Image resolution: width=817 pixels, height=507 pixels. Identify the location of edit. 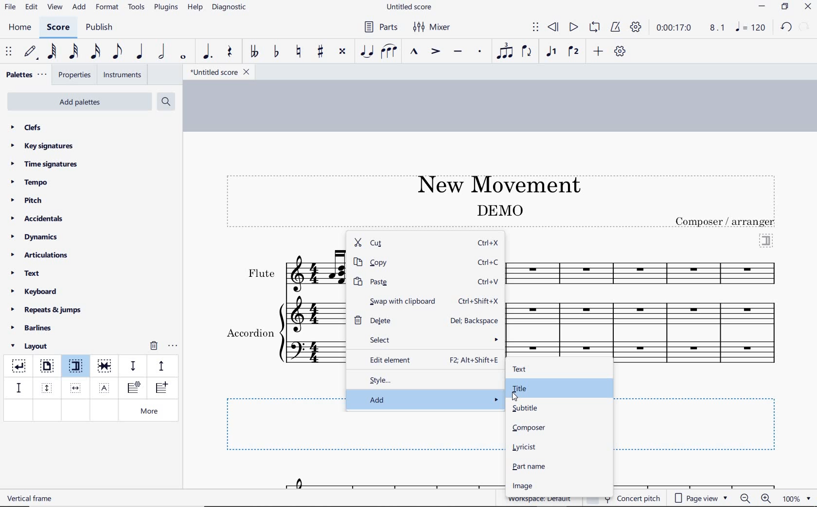
(31, 7).